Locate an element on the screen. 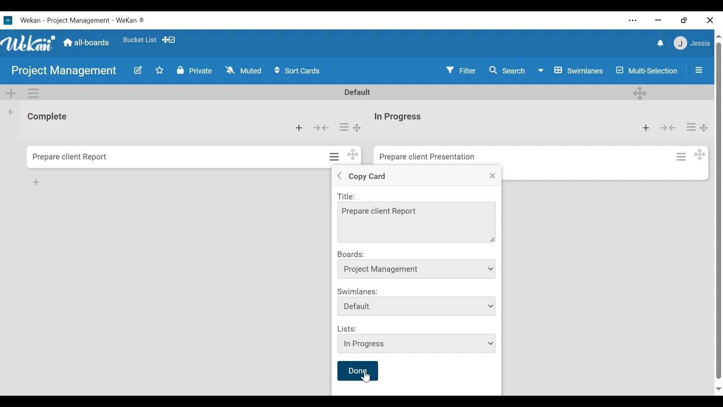  Restore is located at coordinates (685, 20).